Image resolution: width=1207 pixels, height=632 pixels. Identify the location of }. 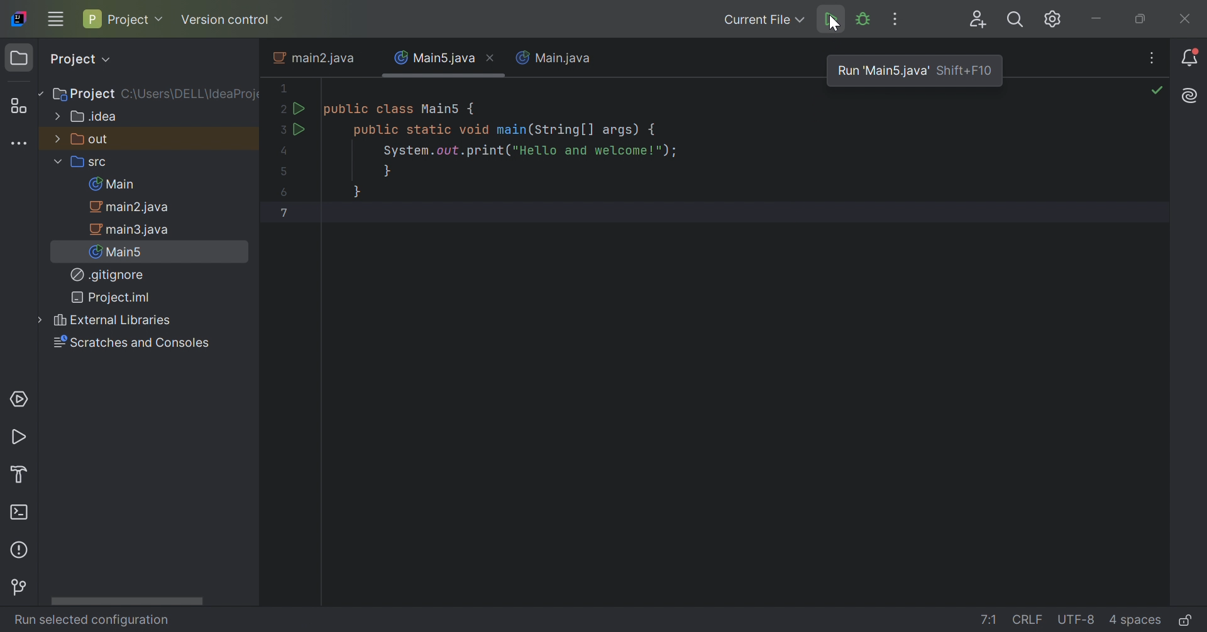
(360, 193).